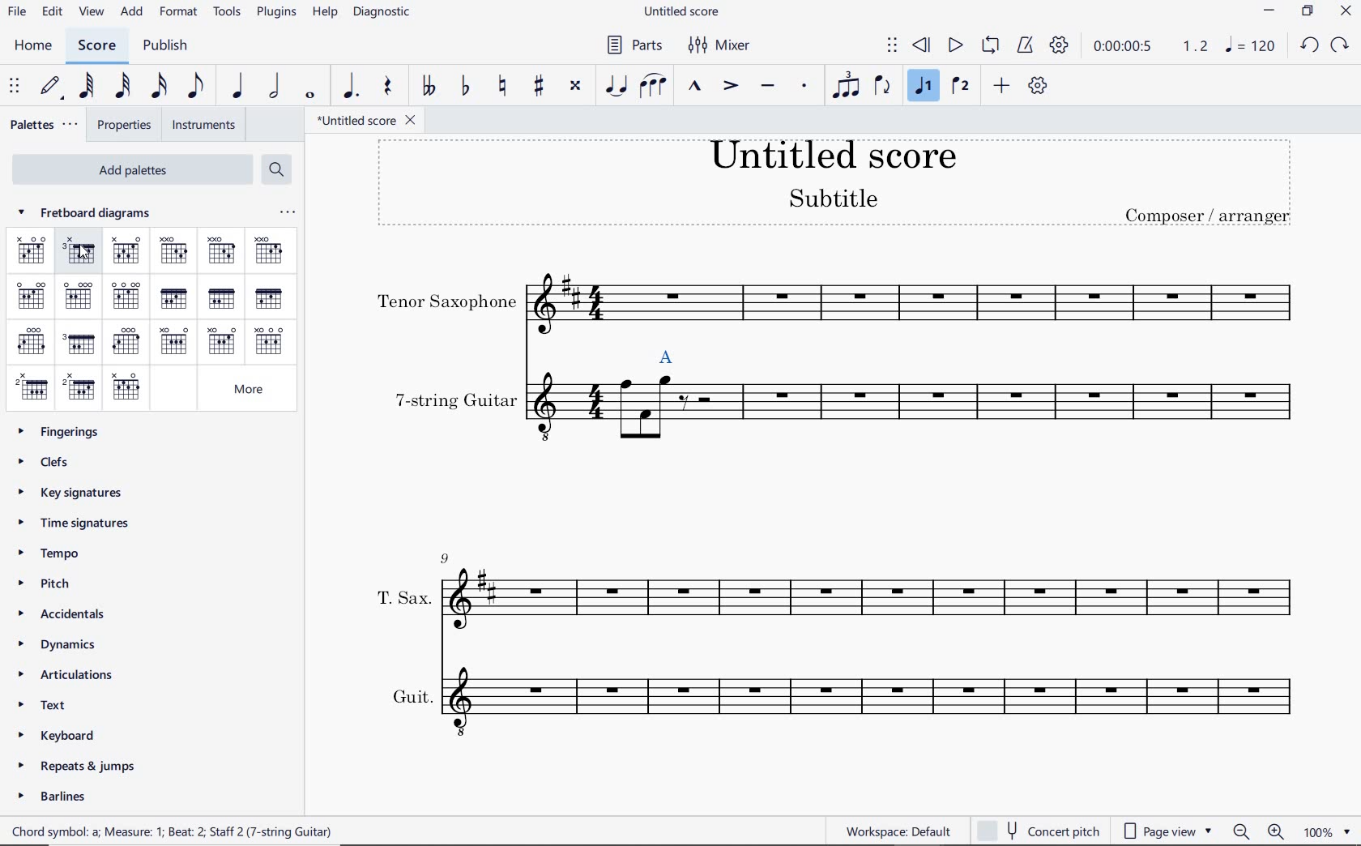  I want to click on PROPERTIES, so click(125, 126).